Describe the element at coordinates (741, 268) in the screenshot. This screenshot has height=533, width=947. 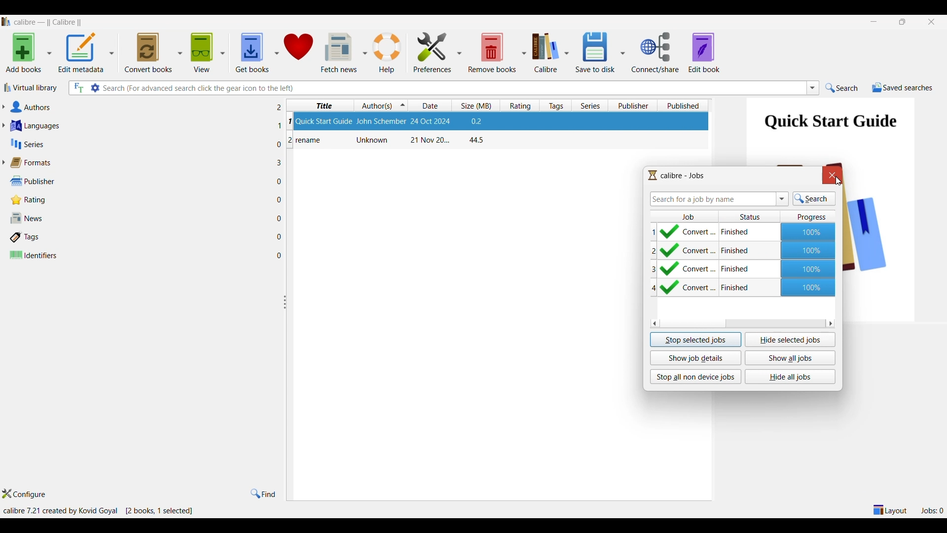
I see `Earlier conversion` at that location.